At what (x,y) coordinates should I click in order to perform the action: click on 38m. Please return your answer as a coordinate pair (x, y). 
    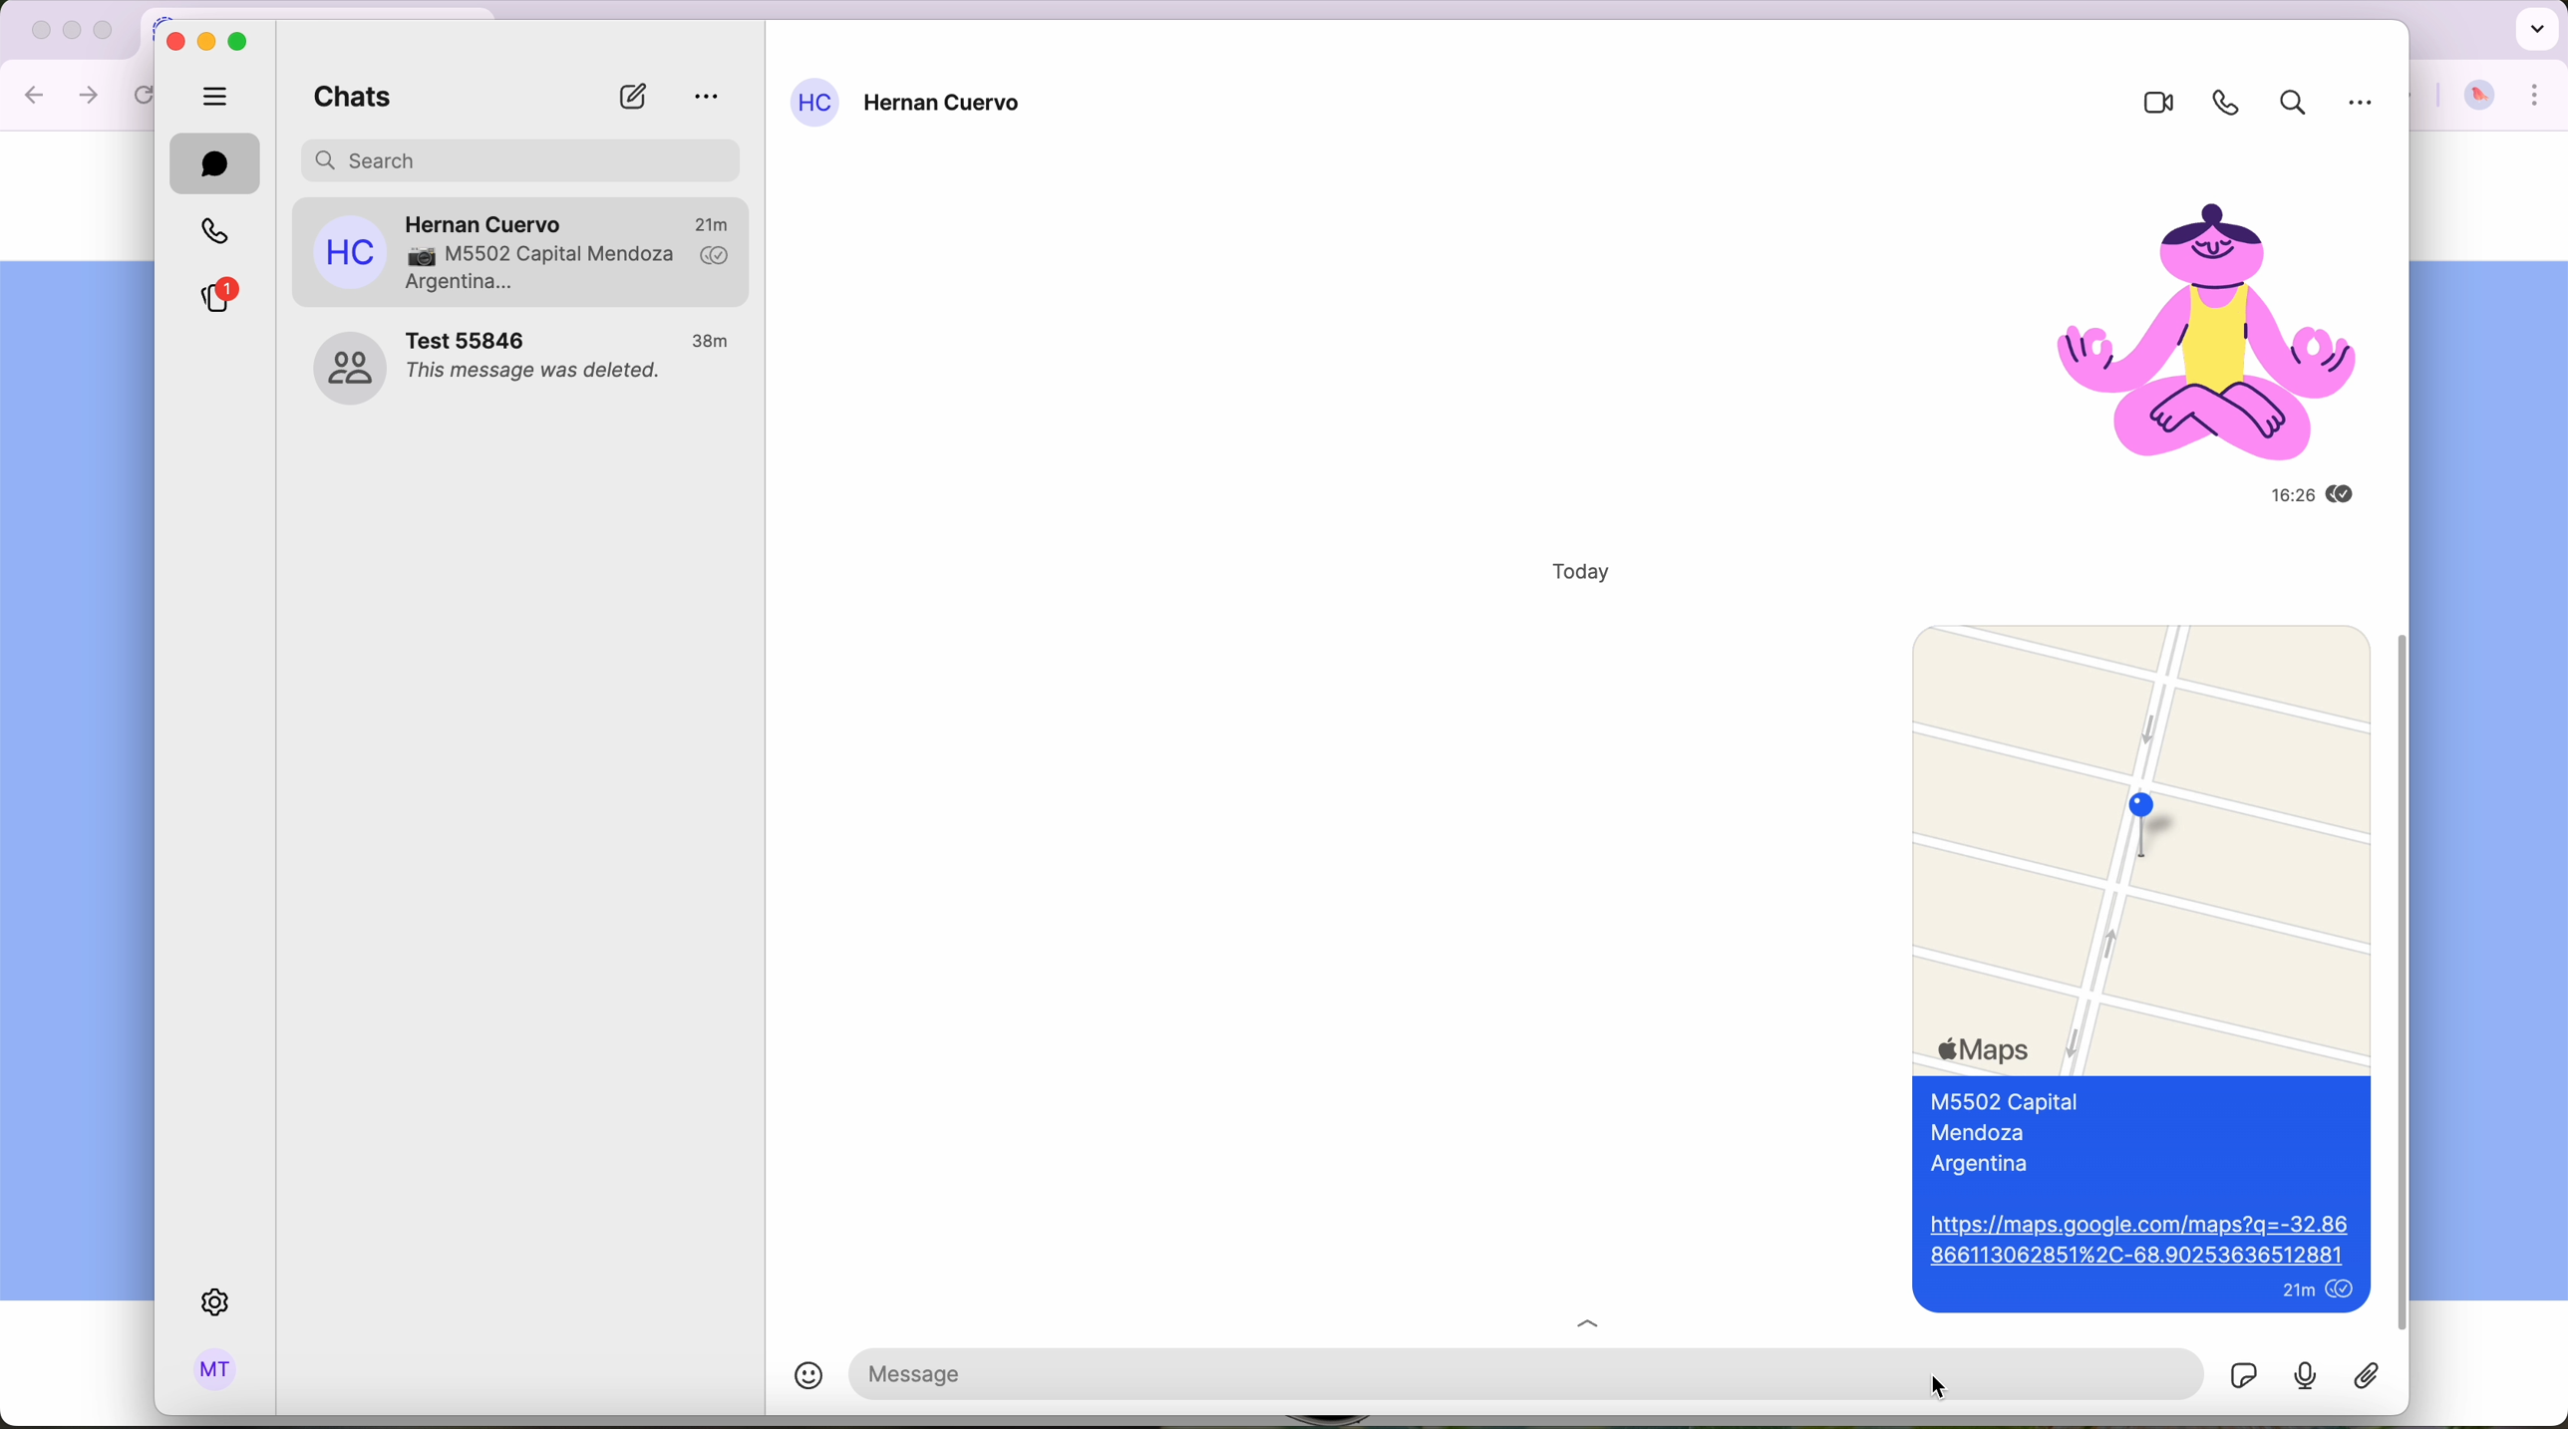
    Looking at the image, I should click on (713, 342).